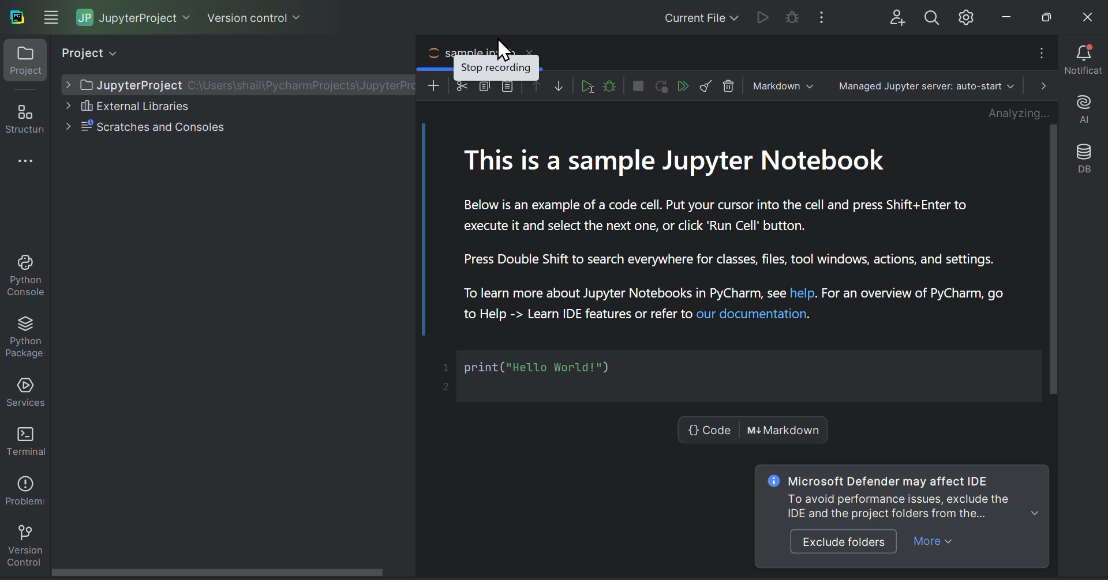 The width and height of the screenshot is (1108, 580). I want to click on exclude, so click(844, 541).